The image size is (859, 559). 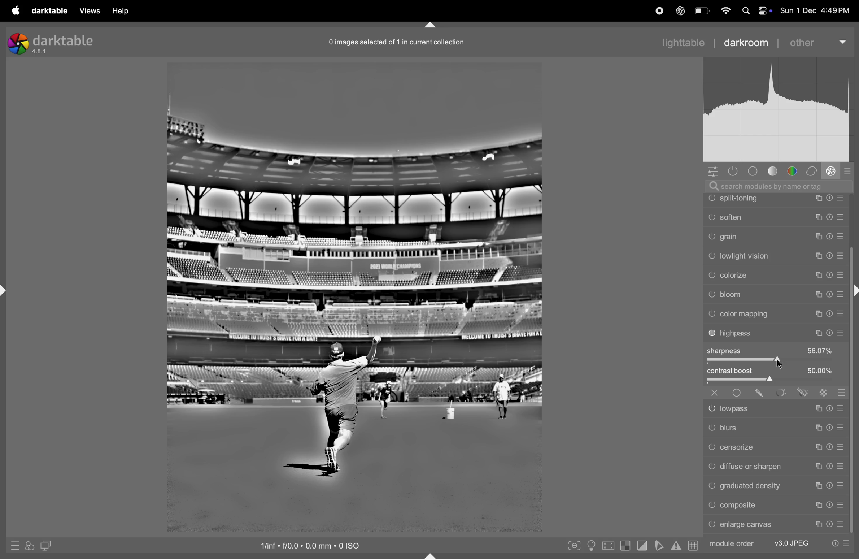 I want to click on image, so click(x=354, y=296).